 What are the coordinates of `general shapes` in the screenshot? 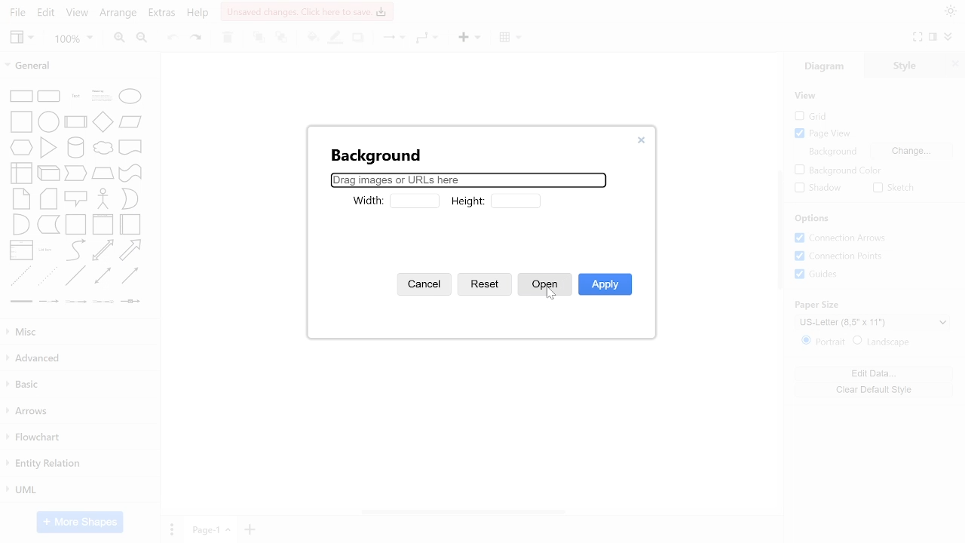 It's located at (128, 276).